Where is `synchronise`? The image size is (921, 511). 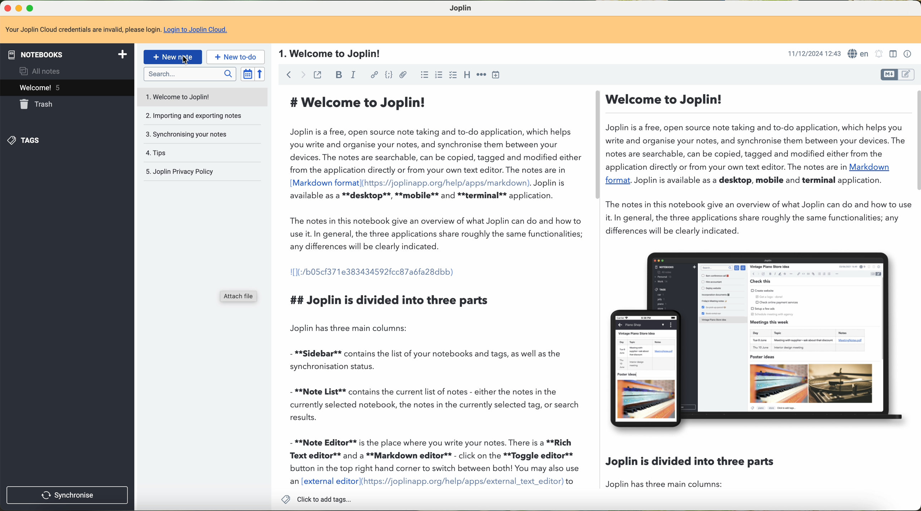 synchronise is located at coordinates (67, 496).